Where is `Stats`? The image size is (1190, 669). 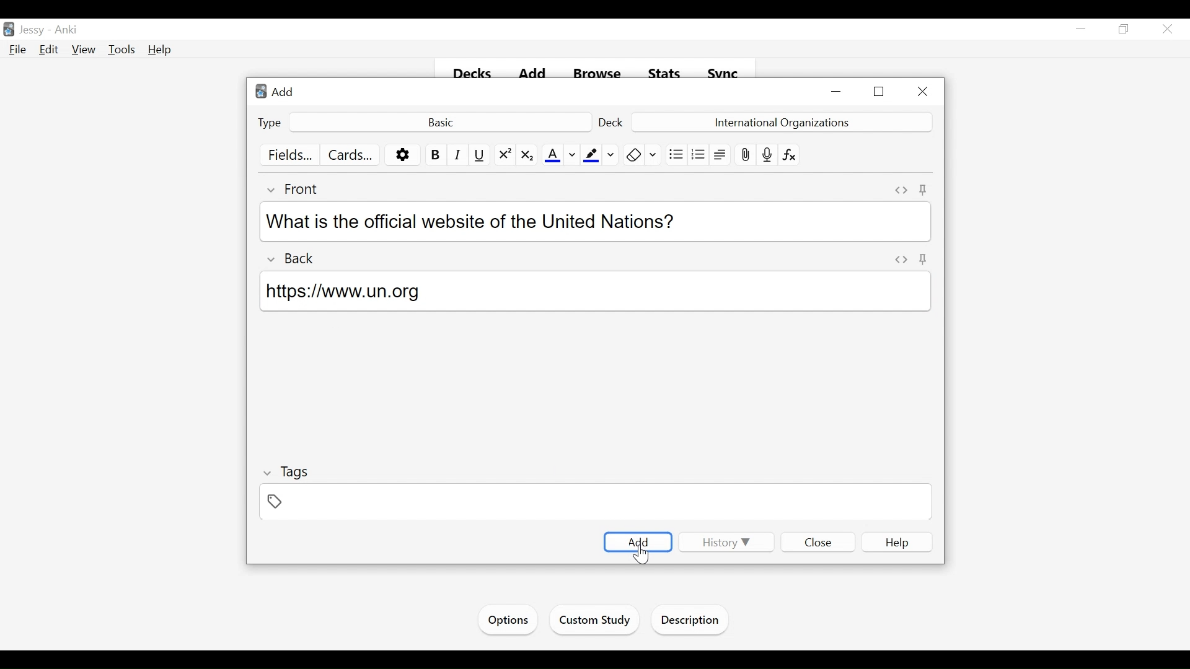
Stats is located at coordinates (663, 72).